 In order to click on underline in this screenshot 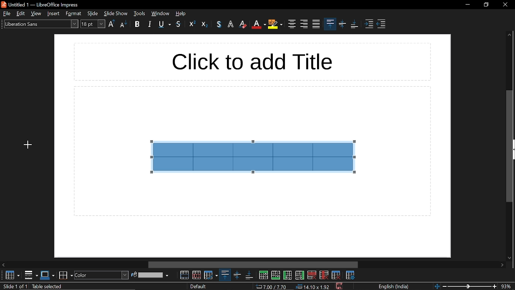, I will do `click(165, 25)`.